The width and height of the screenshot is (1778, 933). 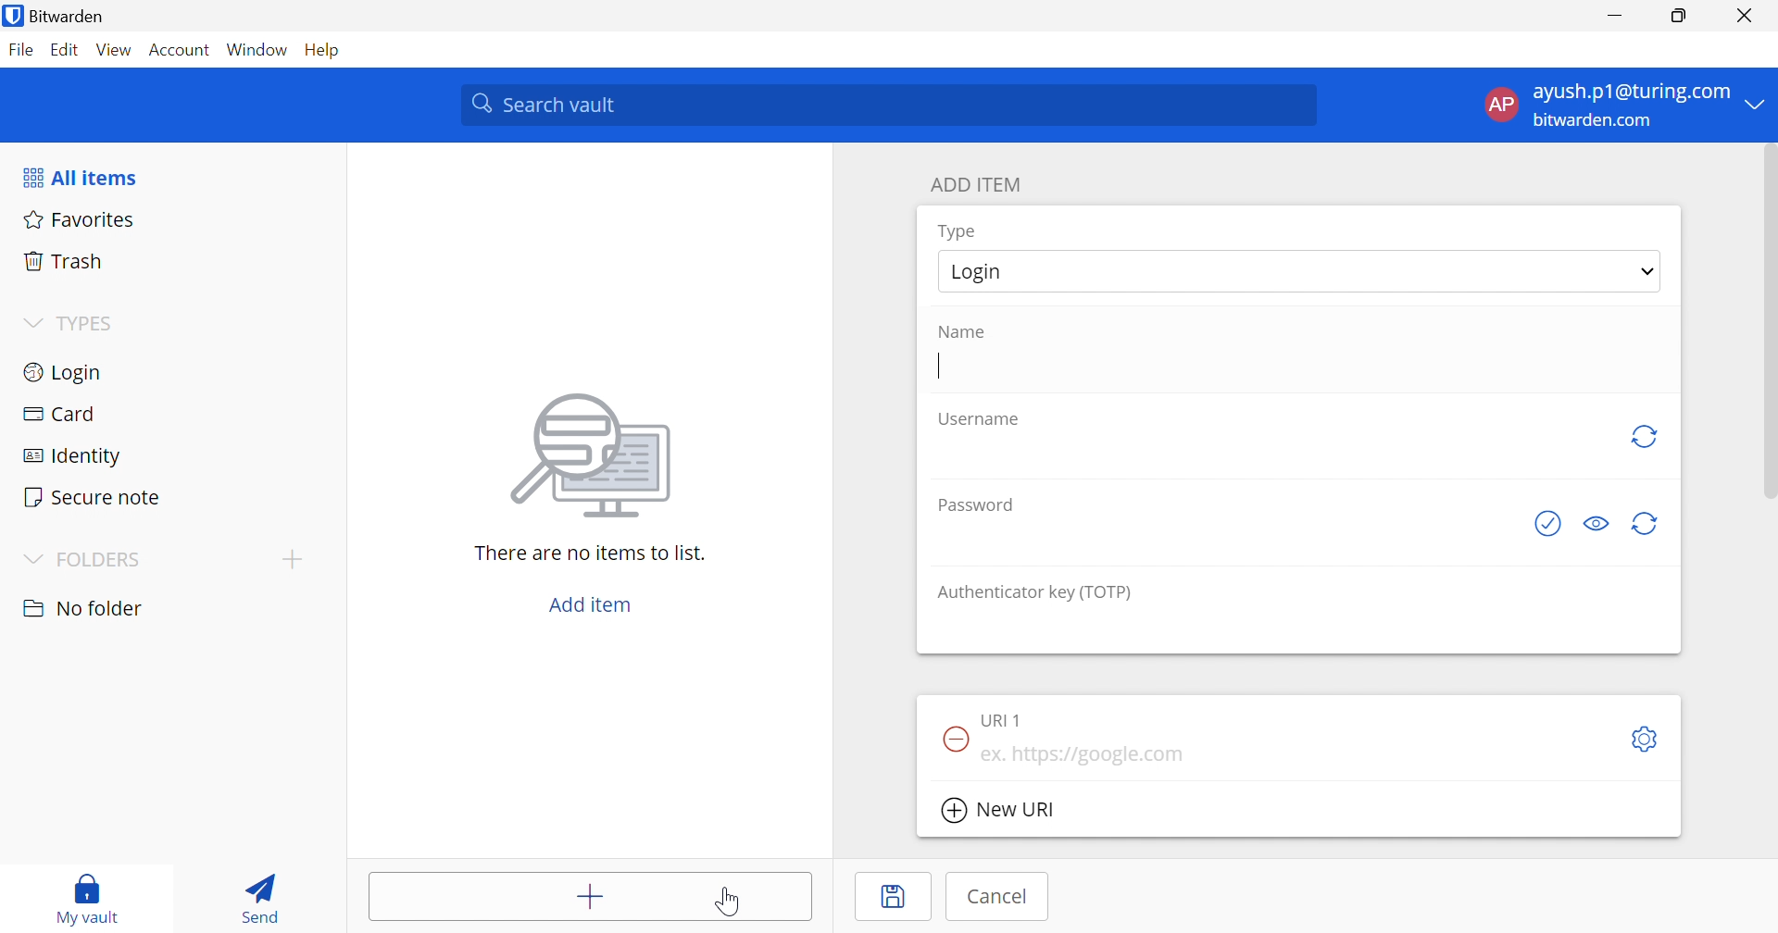 What do you see at coordinates (982, 504) in the screenshot?
I see `Password` at bounding box center [982, 504].